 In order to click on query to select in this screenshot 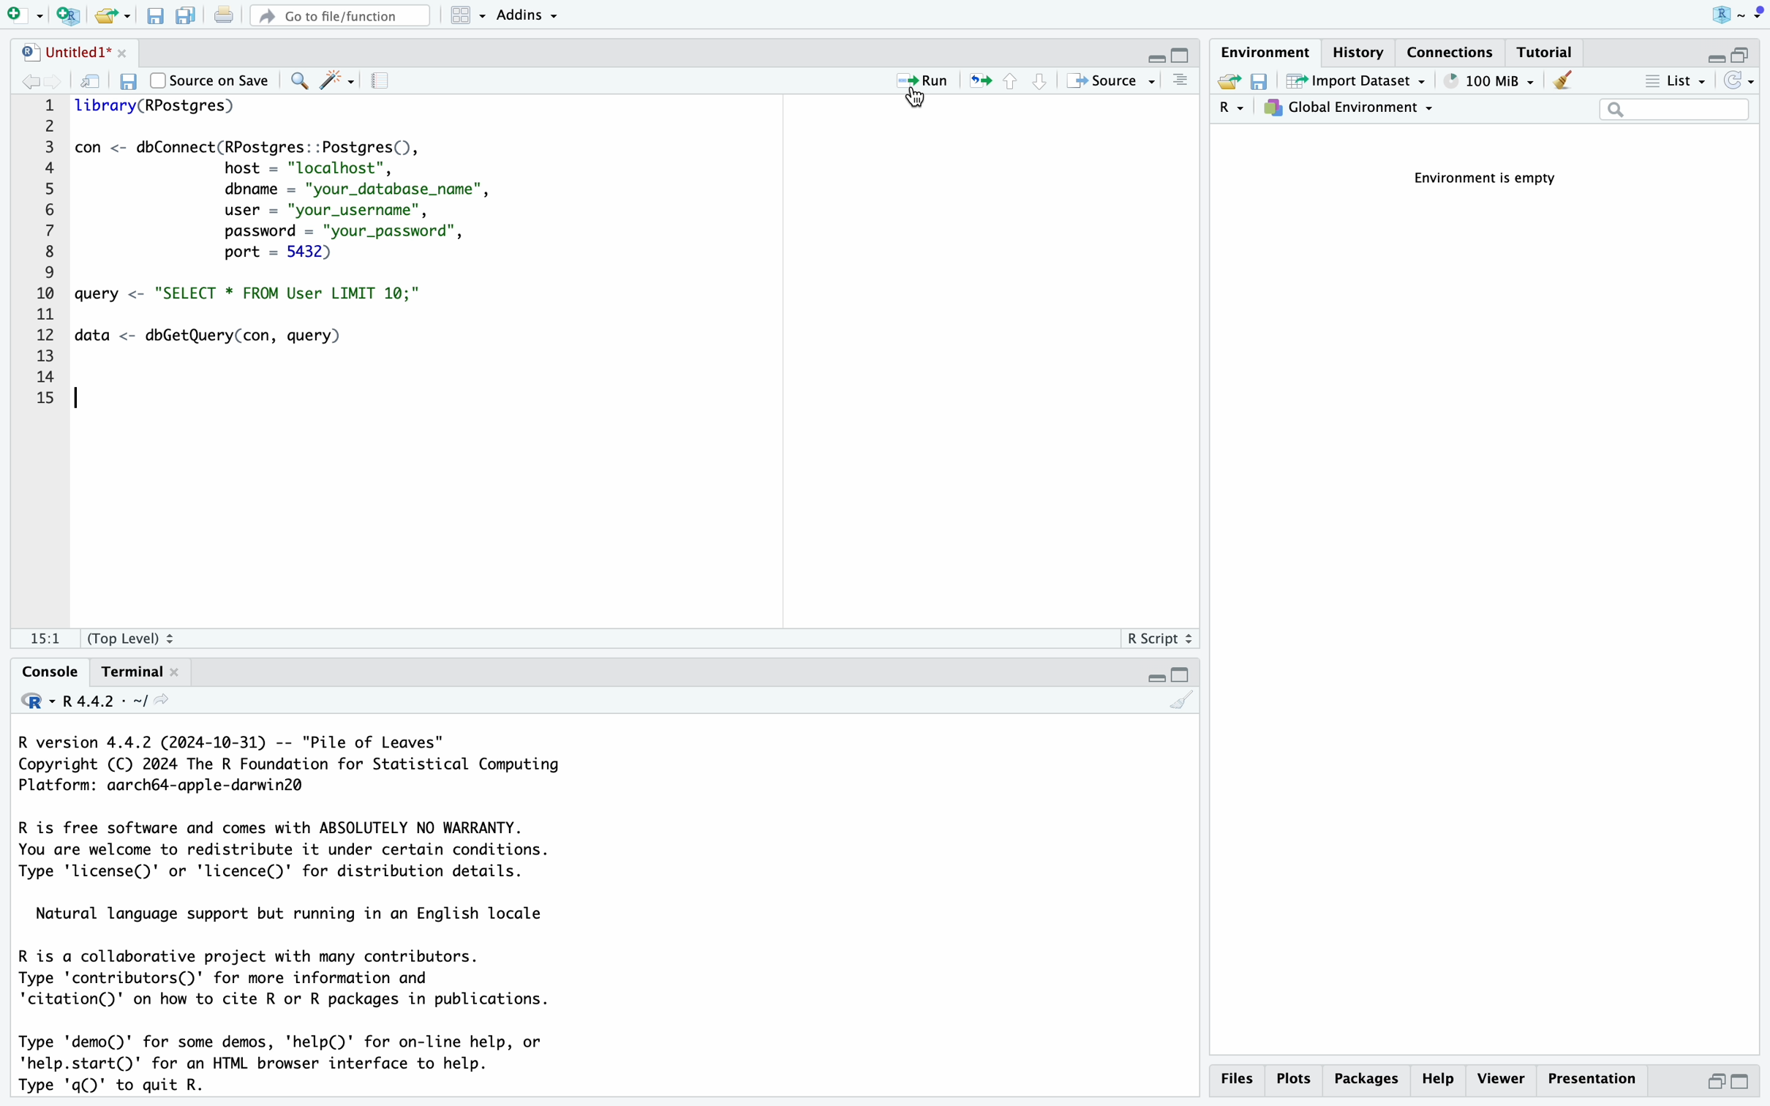, I will do `click(263, 294)`.